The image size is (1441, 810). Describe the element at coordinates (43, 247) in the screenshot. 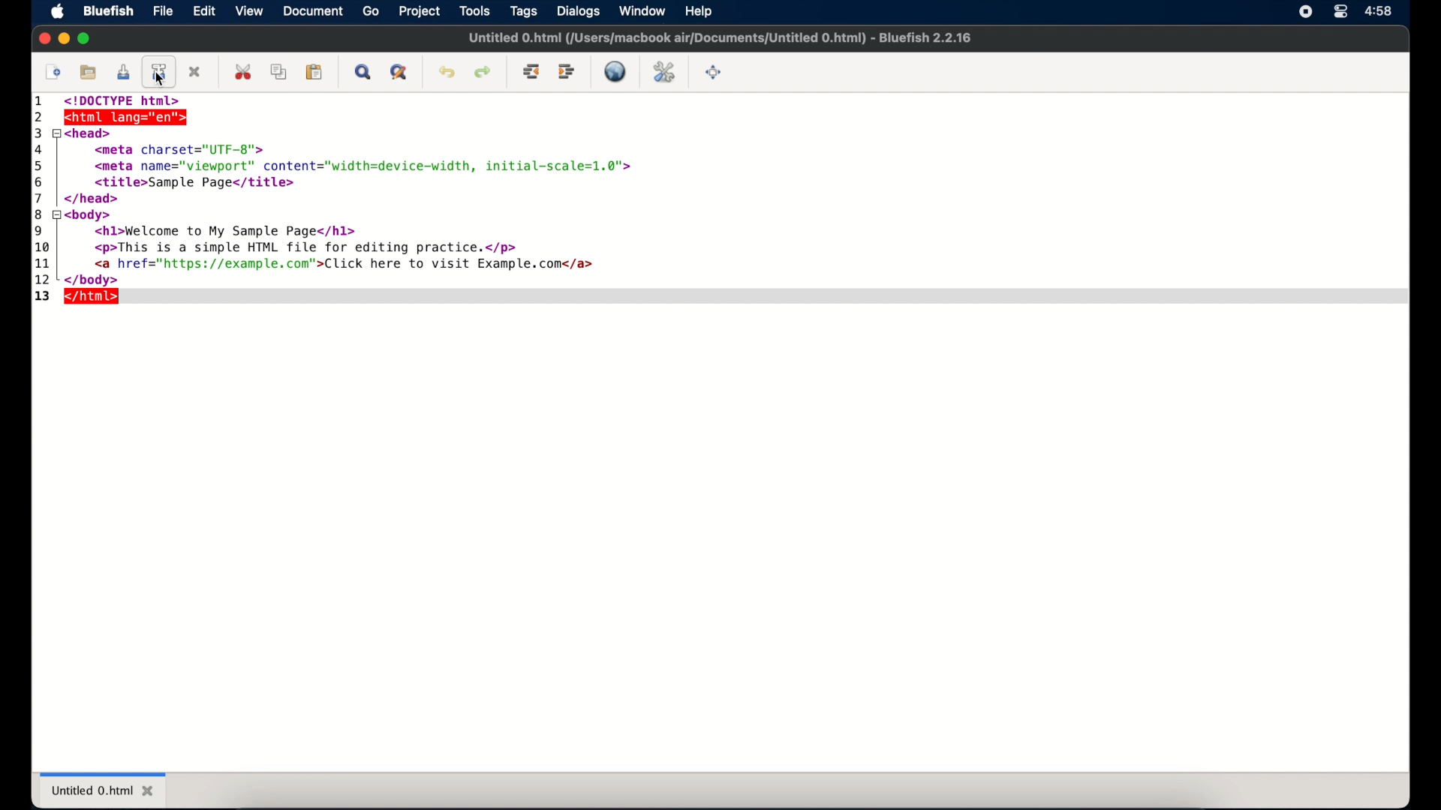

I see `10` at that location.